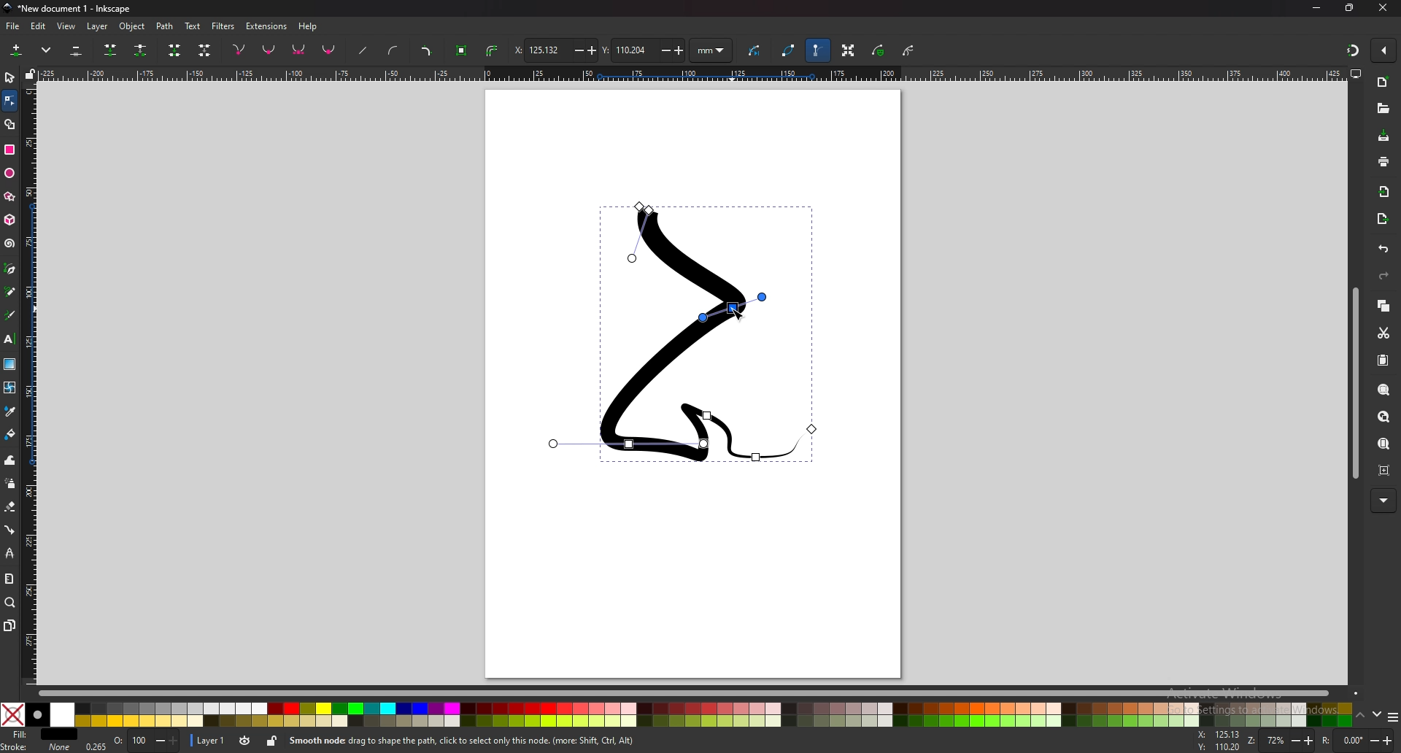 This screenshot has height=753, width=1401. Describe the element at coordinates (711, 51) in the screenshot. I see `unit` at that location.